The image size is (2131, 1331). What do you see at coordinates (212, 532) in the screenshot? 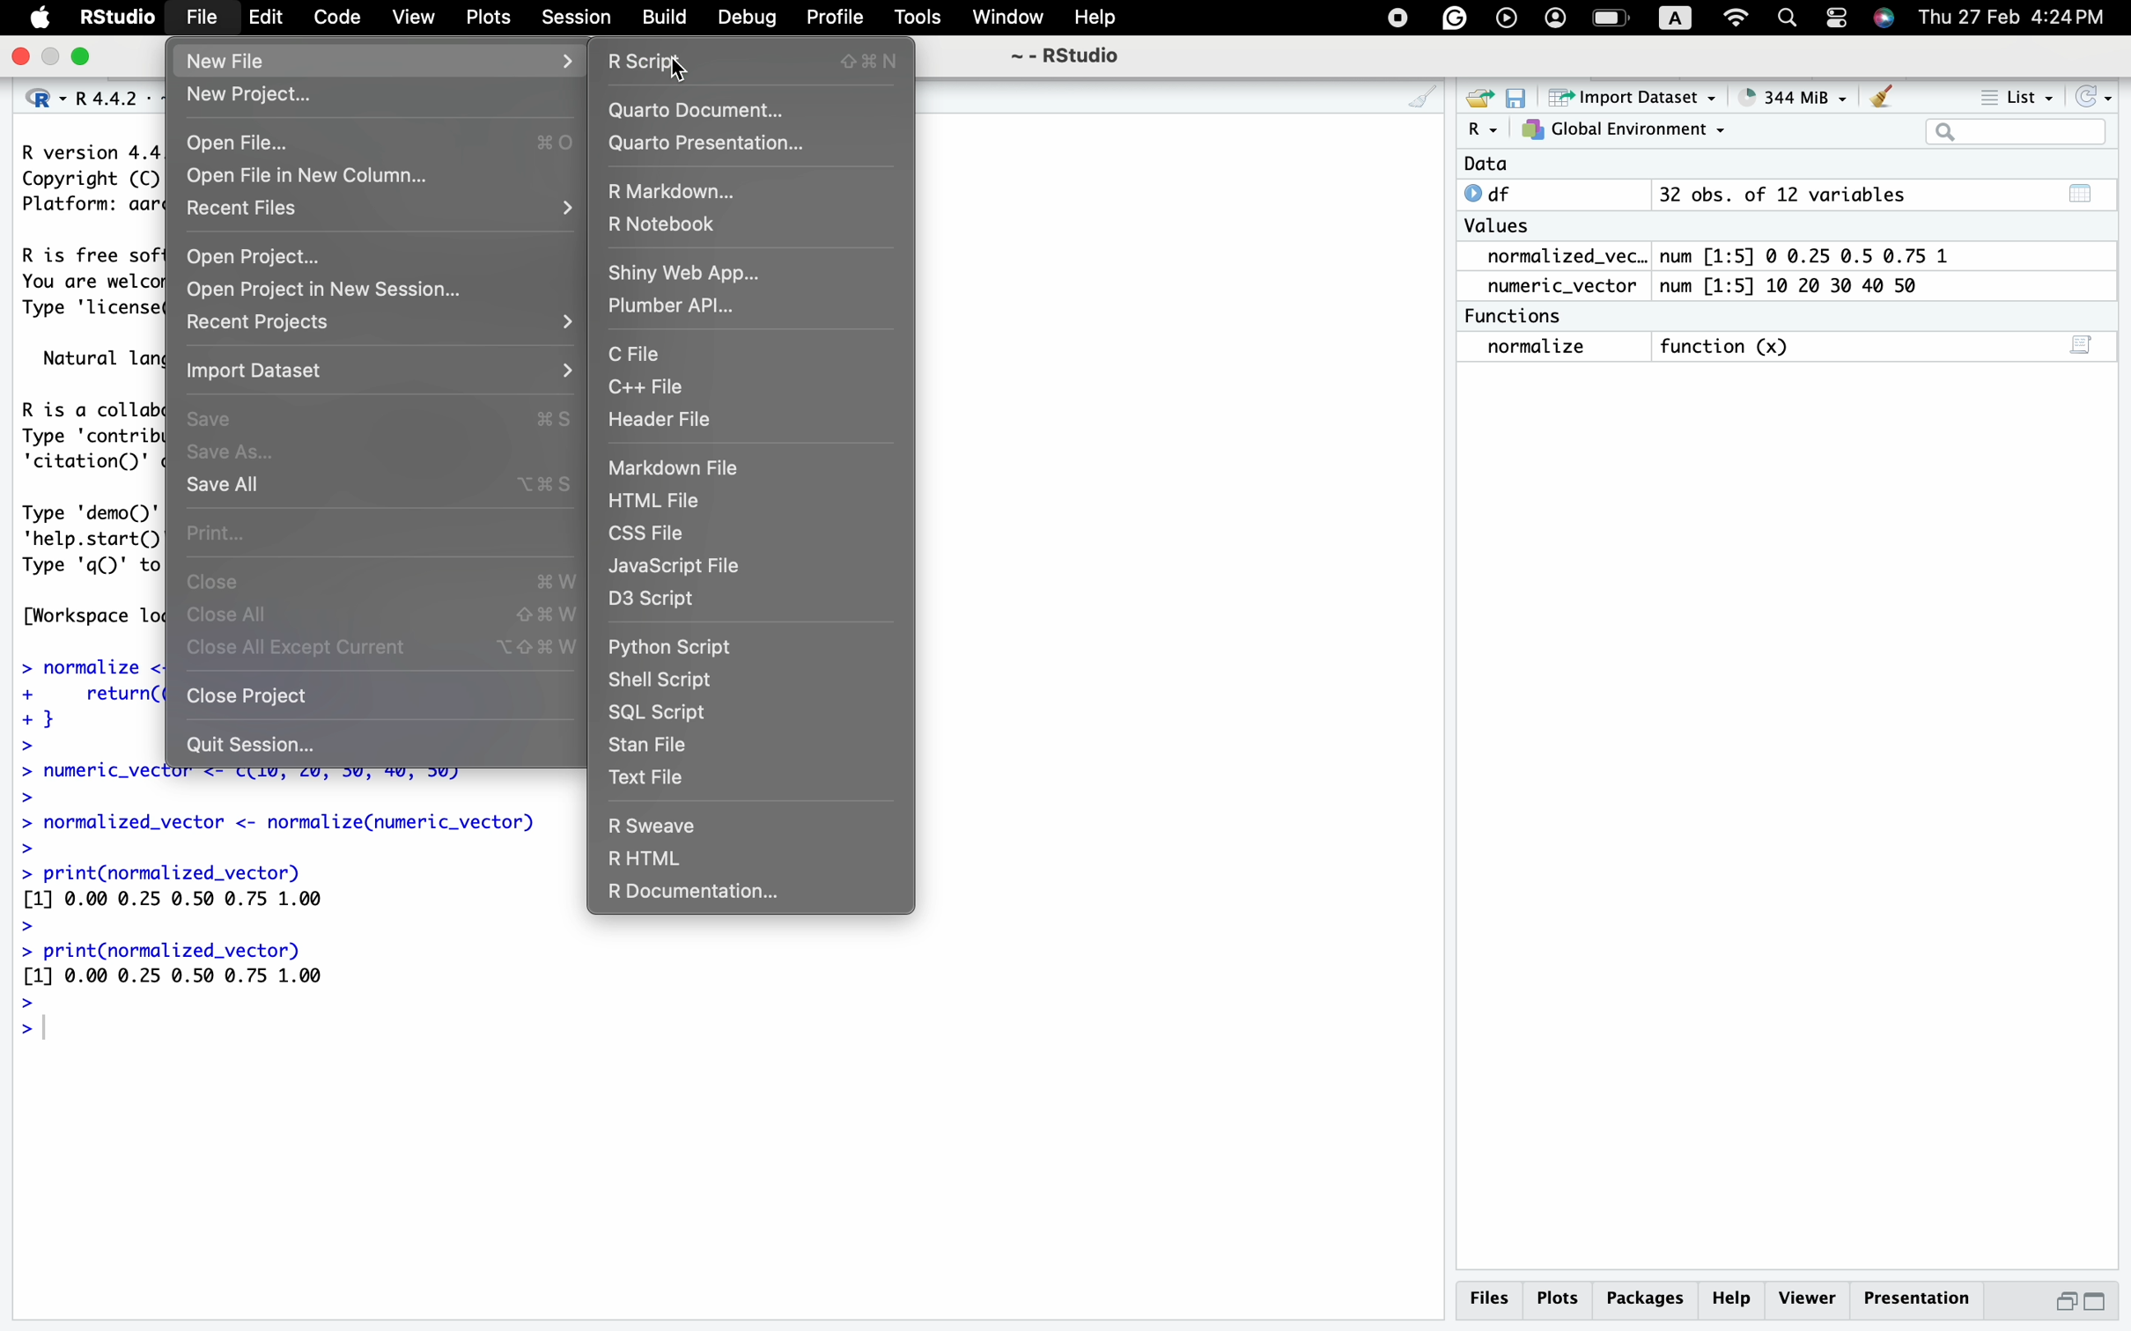
I see `Print...` at bounding box center [212, 532].